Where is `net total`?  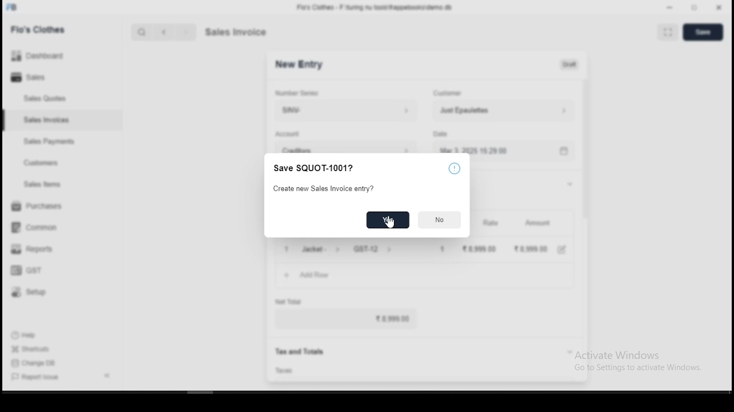
net total is located at coordinates (296, 299).